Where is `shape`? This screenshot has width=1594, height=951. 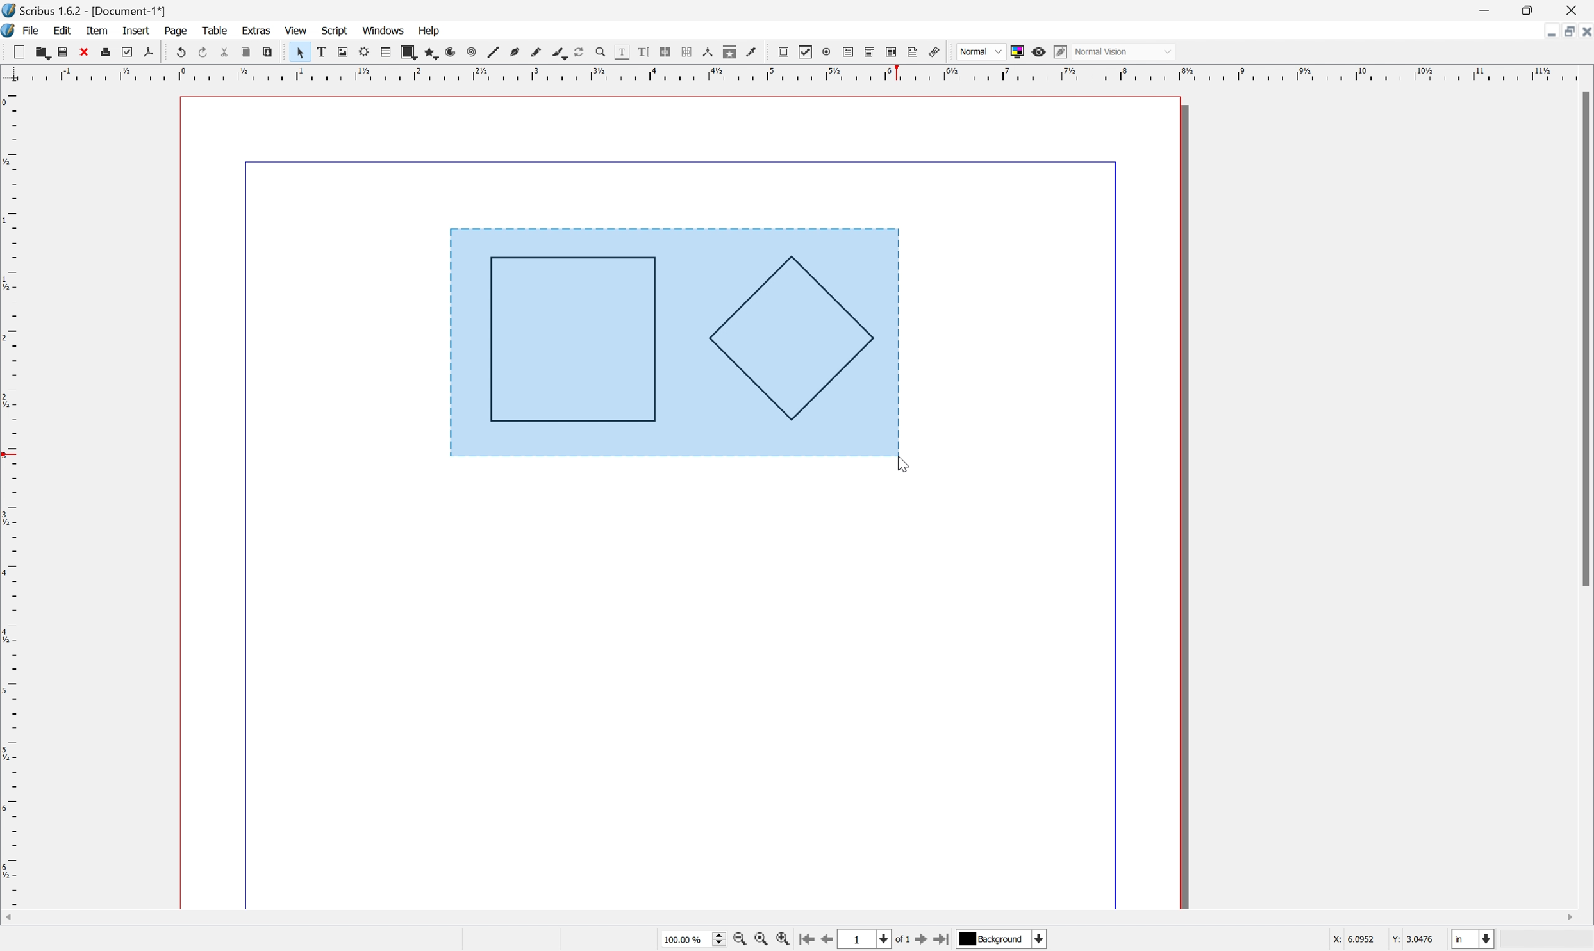
shape is located at coordinates (406, 53).